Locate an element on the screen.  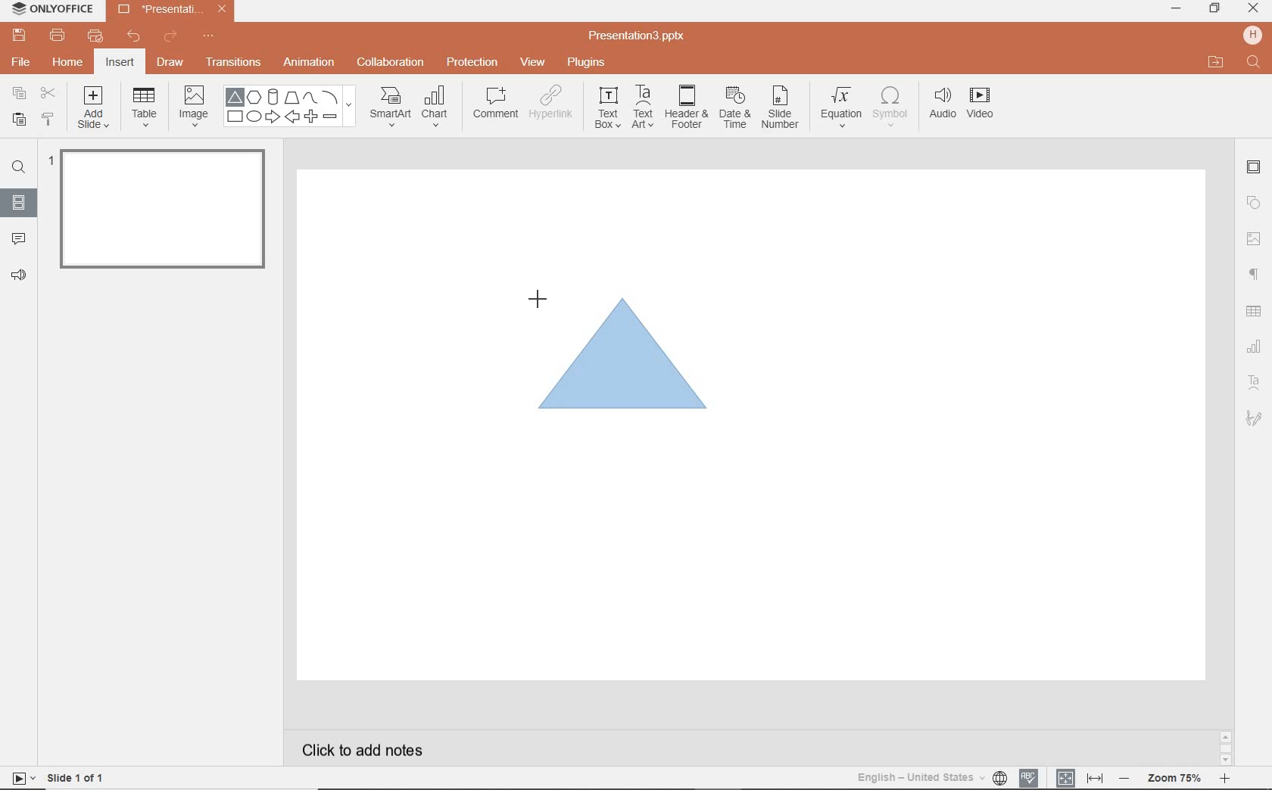
SCROLLBAR is located at coordinates (1226, 751).